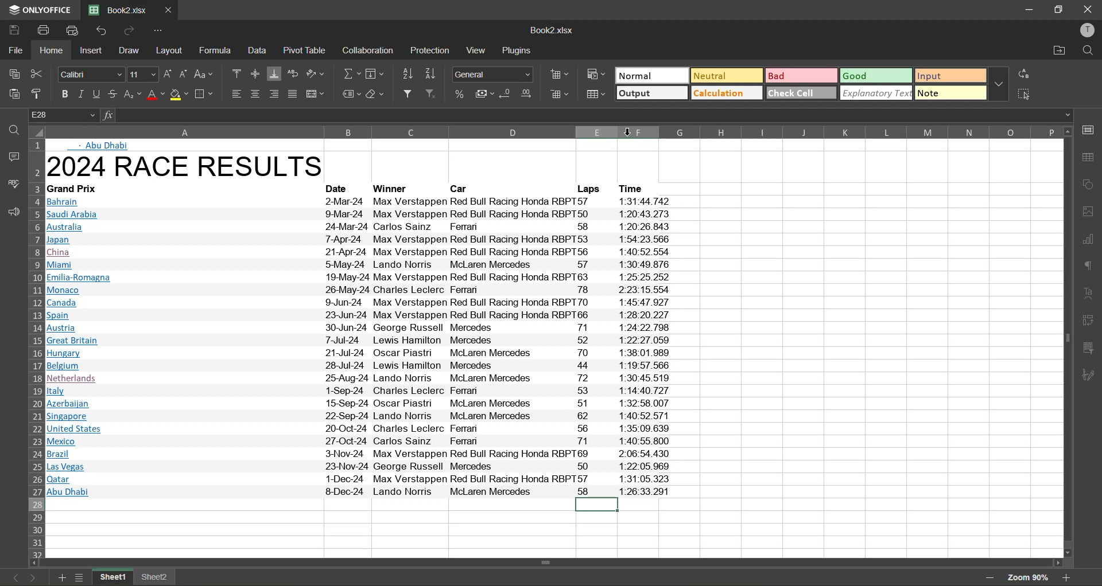 Image resolution: width=1102 pixels, height=586 pixels. Describe the element at coordinates (359, 479) in the screenshot. I see `Qatar 1-Dec-24 Max Verstappen Red Bull Racing Honda RBPTS57 1:31:05.323` at that location.